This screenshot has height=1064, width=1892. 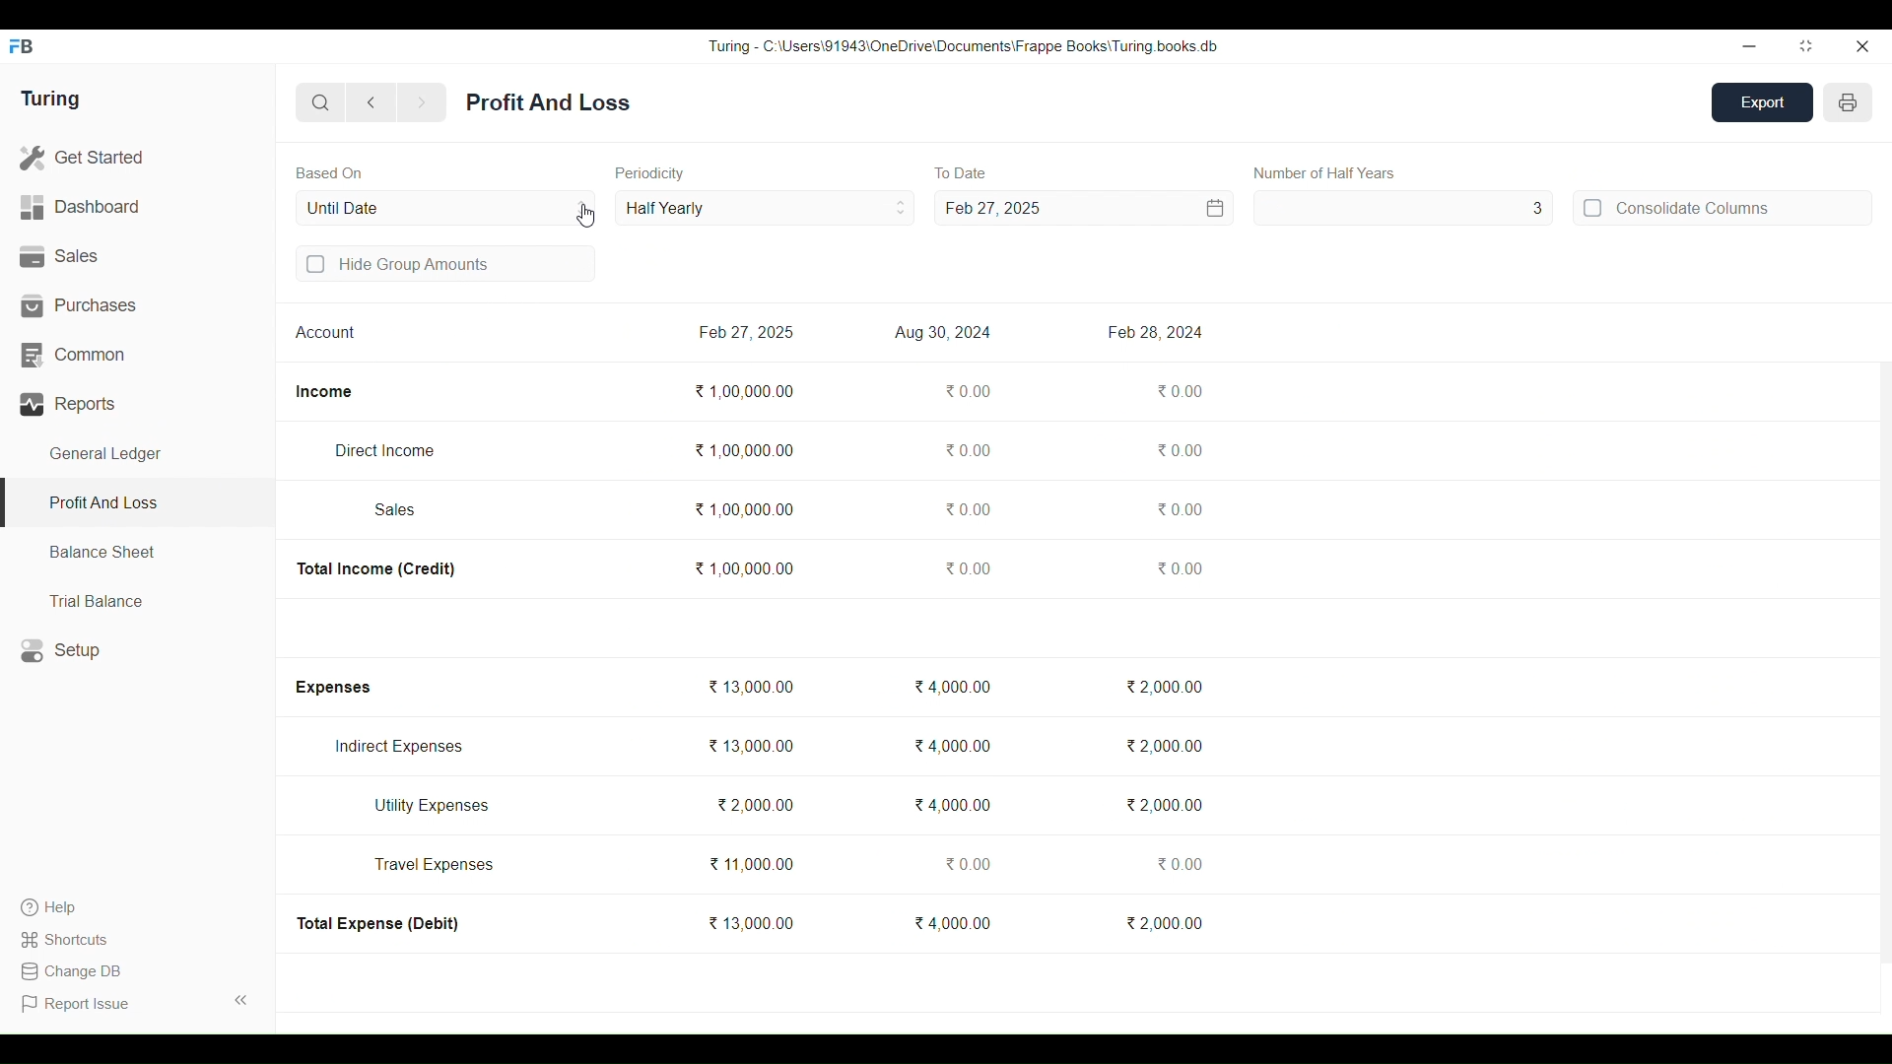 I want to click on 1,00,000.00, so click(x=744, y=391).